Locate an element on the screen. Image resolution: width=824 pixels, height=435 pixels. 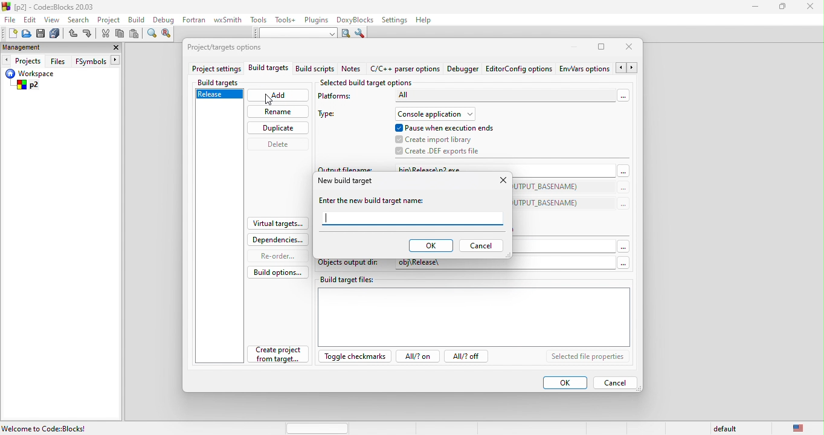
search is located at coordinates (79, 19).